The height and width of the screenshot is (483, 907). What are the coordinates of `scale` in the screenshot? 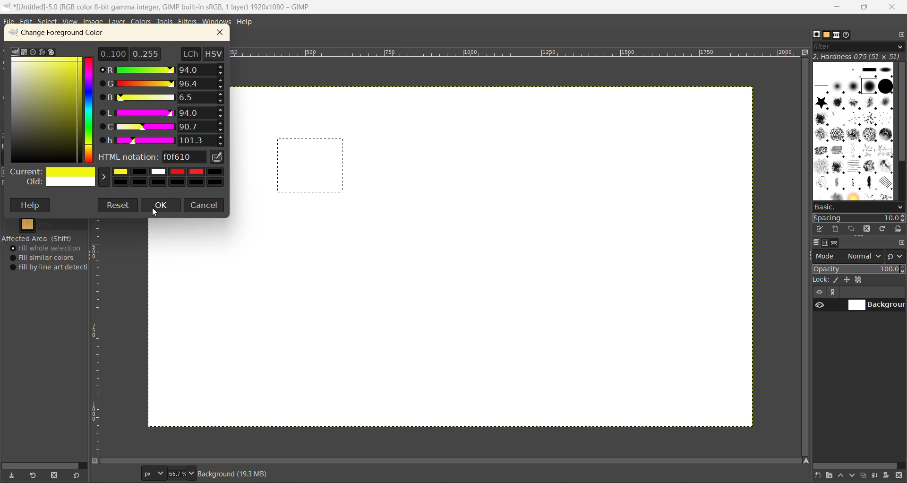 It's located at (98, 338).